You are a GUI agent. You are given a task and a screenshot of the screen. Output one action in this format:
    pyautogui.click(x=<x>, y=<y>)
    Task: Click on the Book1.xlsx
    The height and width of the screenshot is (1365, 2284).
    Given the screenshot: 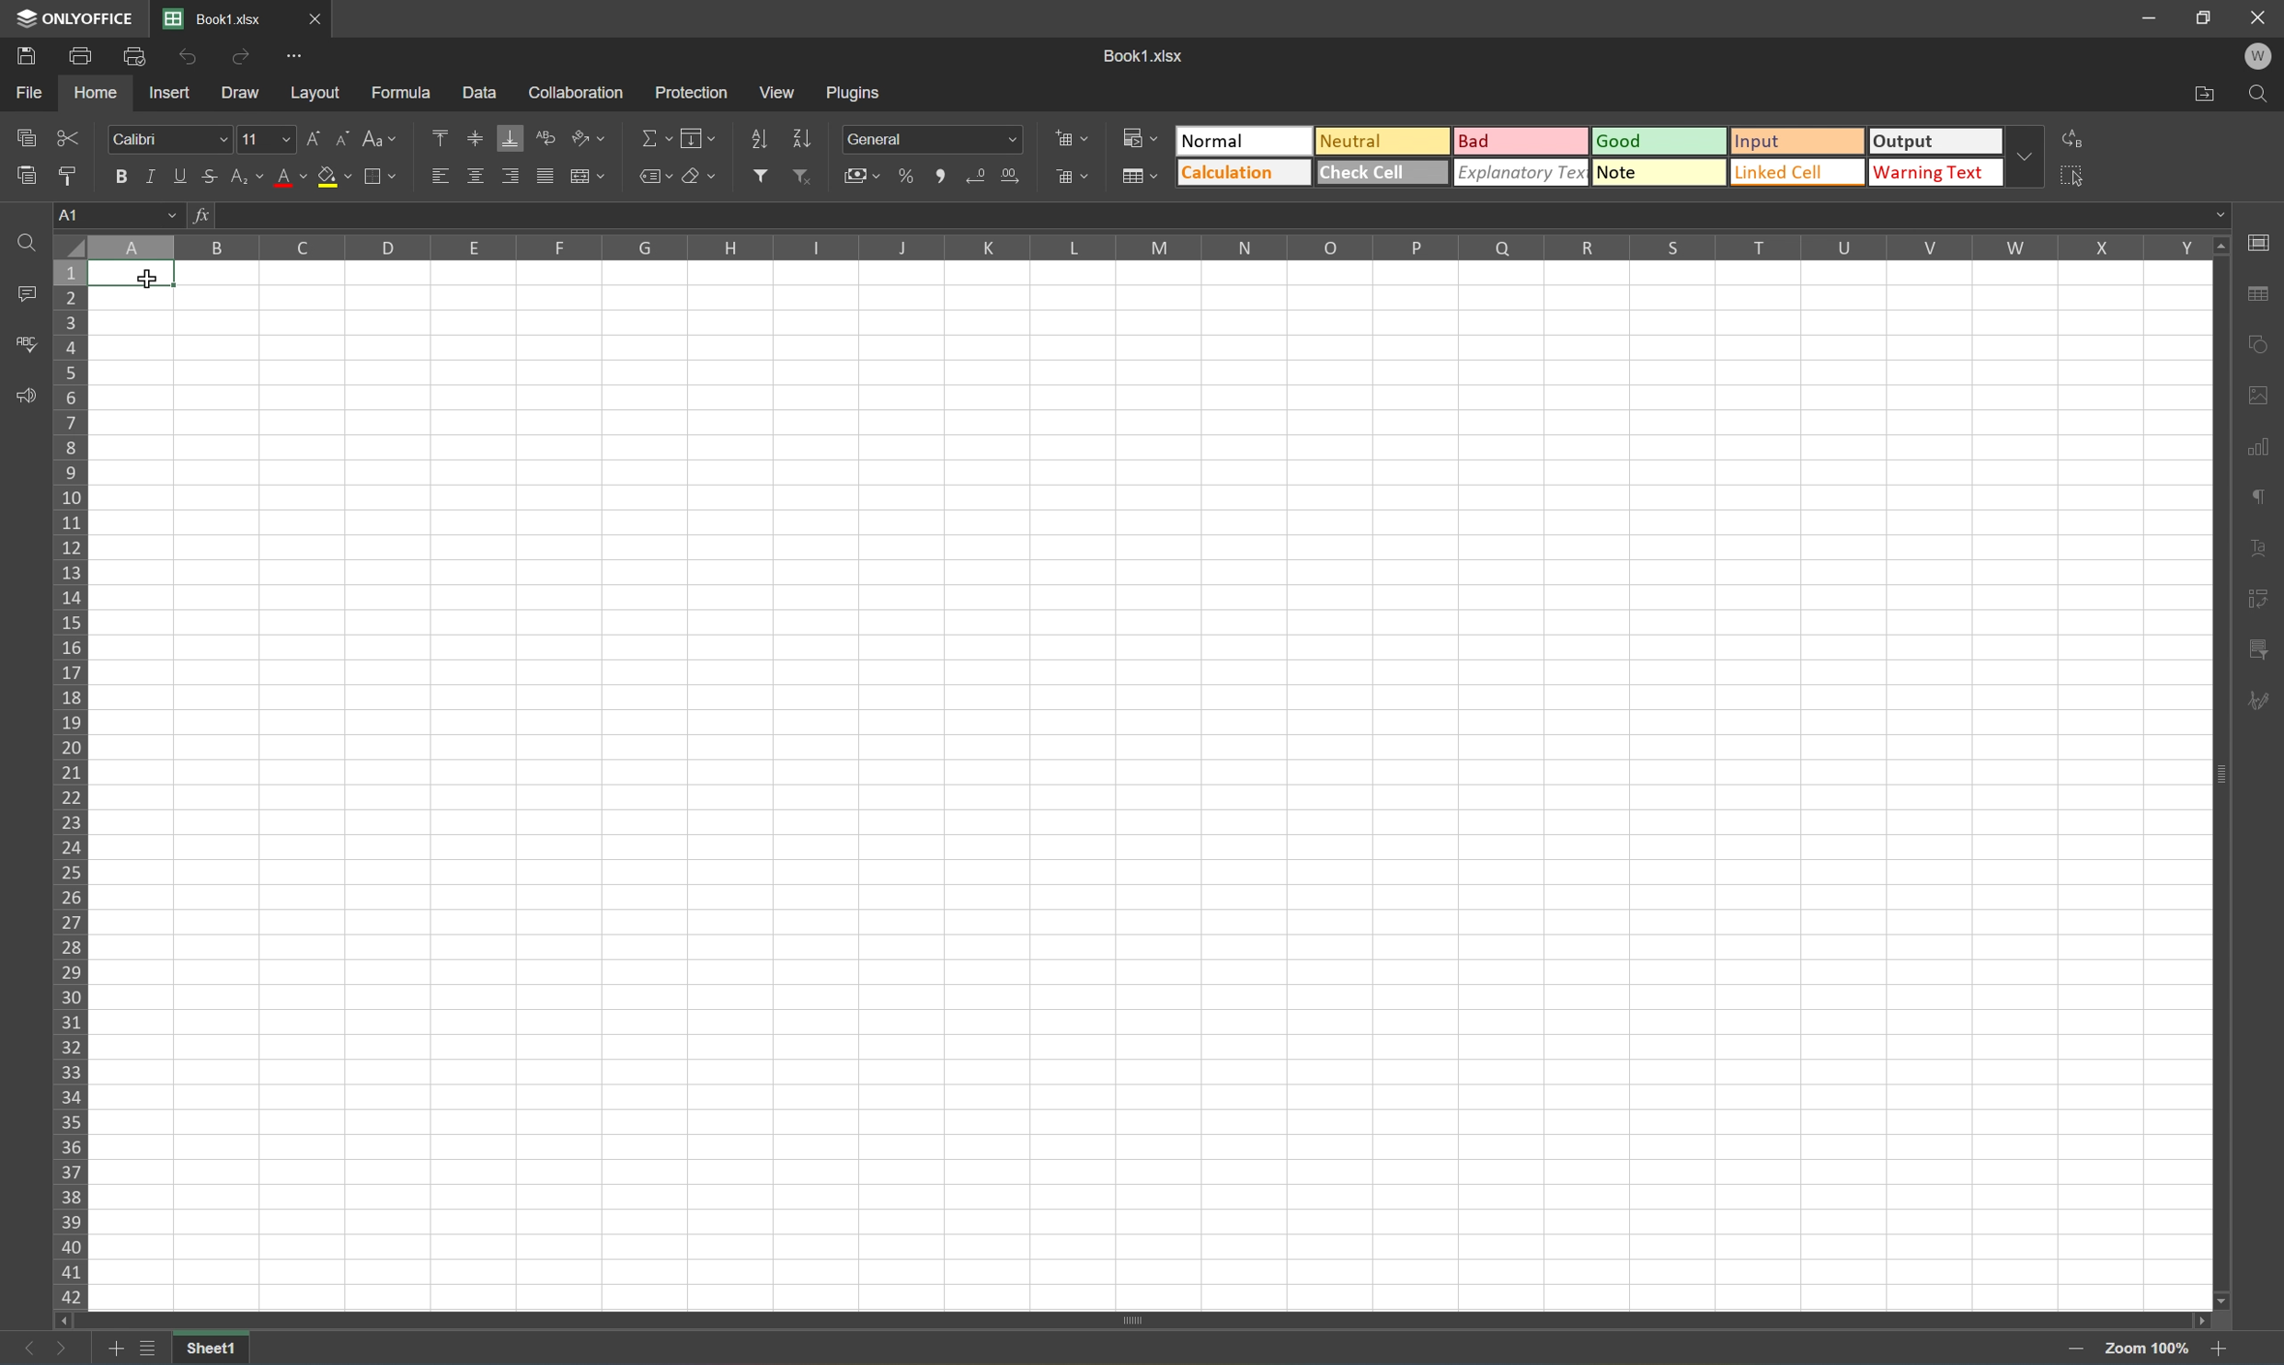 What is the action you would take?
    pyautogui.click(x=214, y=19)
    